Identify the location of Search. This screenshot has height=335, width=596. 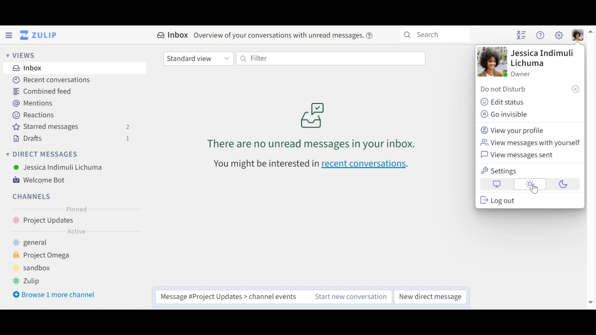
(435, 35).